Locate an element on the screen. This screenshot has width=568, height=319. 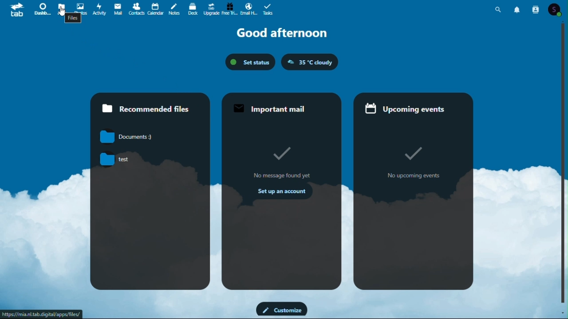
tab is located at coordinates (17, 9).